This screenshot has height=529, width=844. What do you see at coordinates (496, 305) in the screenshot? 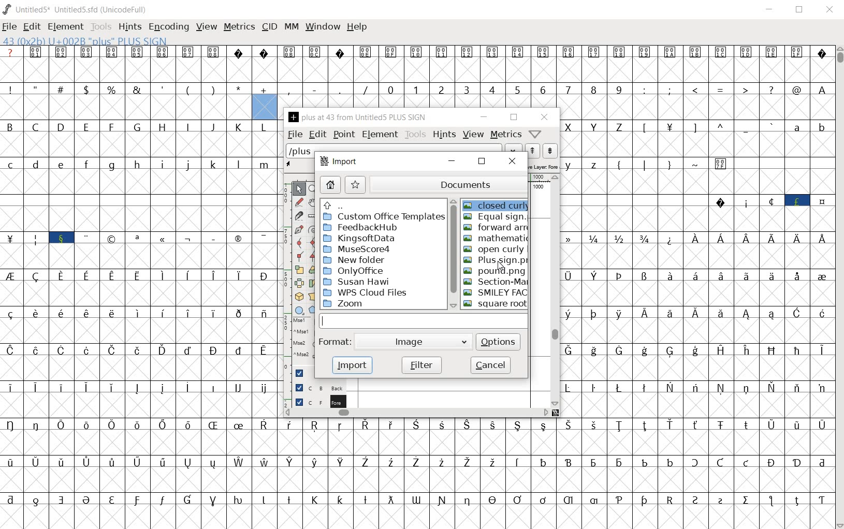
I see `SQUARE ROOT` at bounding box center [496, 305].